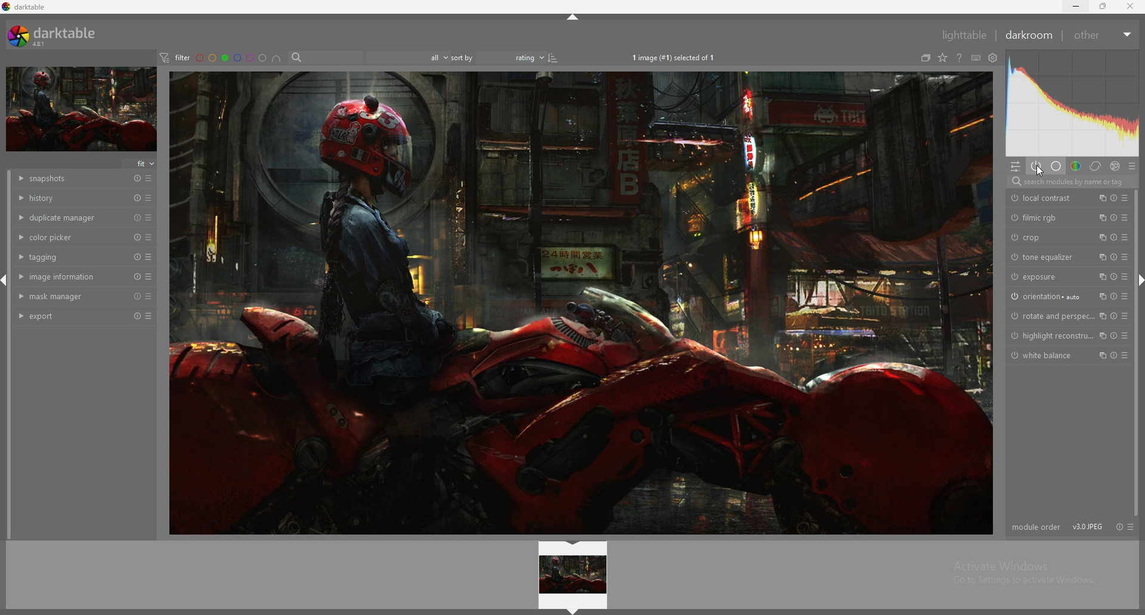  Describe the element at coordinates (70, 197) in the screenshot. I see `history` at that location.